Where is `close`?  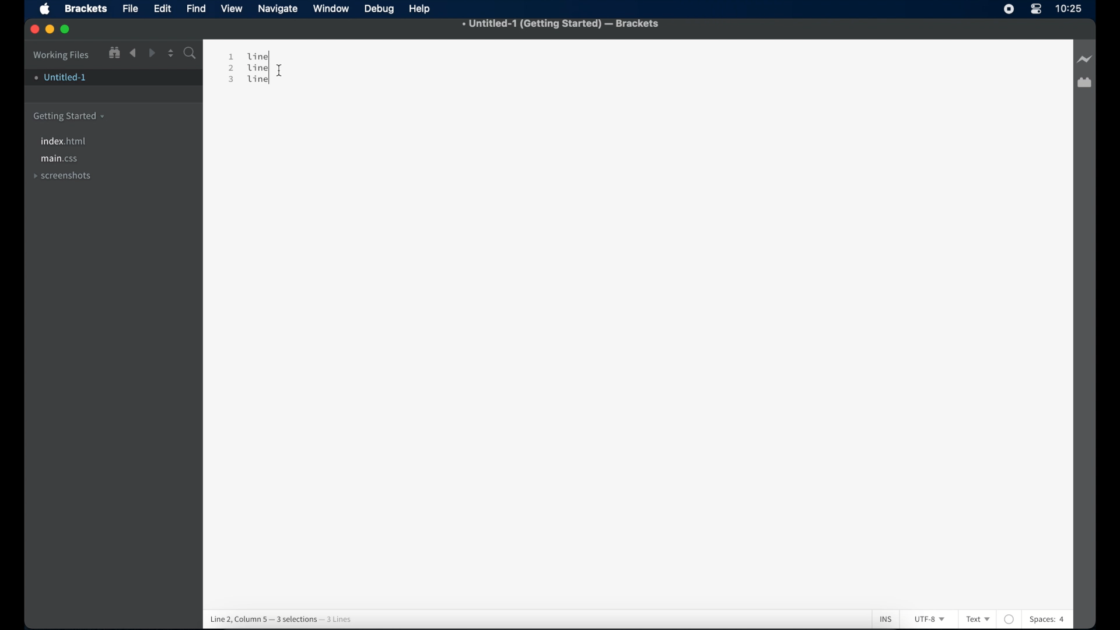 close is located at coordinates (36, 30).